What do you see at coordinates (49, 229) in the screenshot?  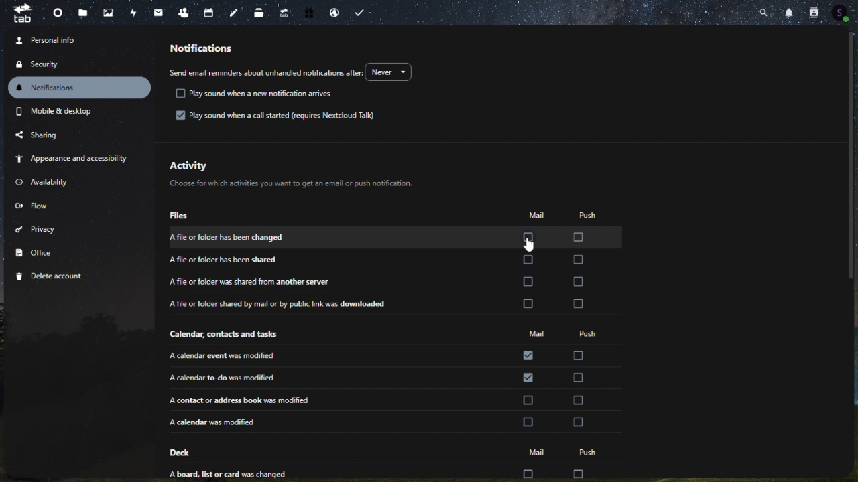 I see `privacy` at bounding box center [49, 229].